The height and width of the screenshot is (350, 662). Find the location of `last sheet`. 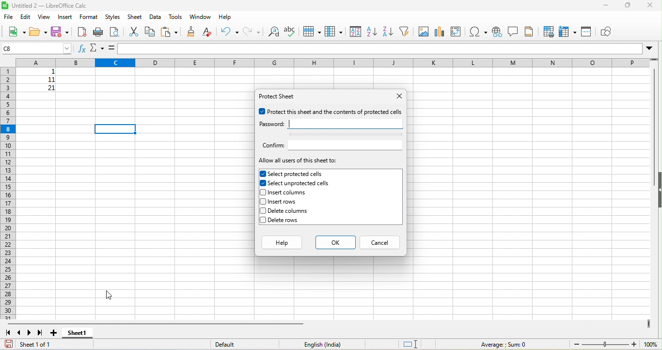

last sheet is located at coordinates (41, 333).